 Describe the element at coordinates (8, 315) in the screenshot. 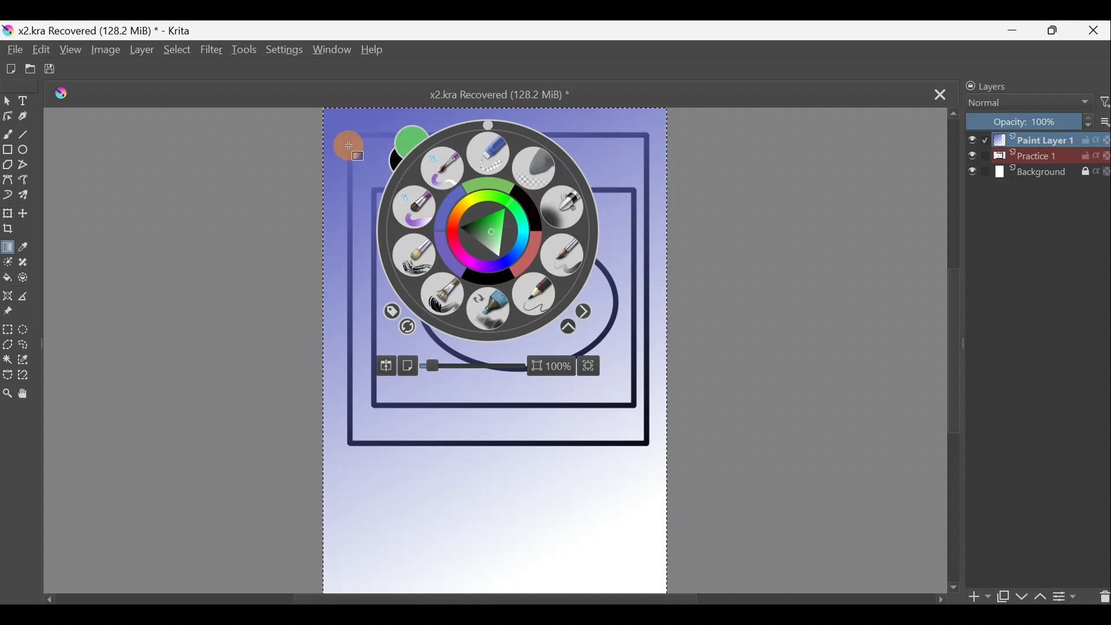

I see `Reference images tool` at that location.